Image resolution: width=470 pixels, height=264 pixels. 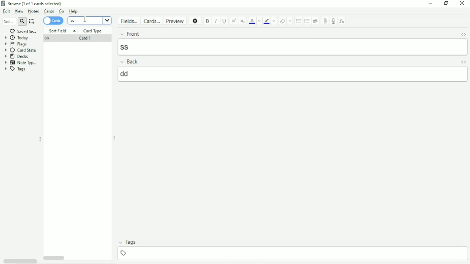 What do you see at coordinates (20, 11) in the screenshot?
I see `View` at bounding box center [20, 11].